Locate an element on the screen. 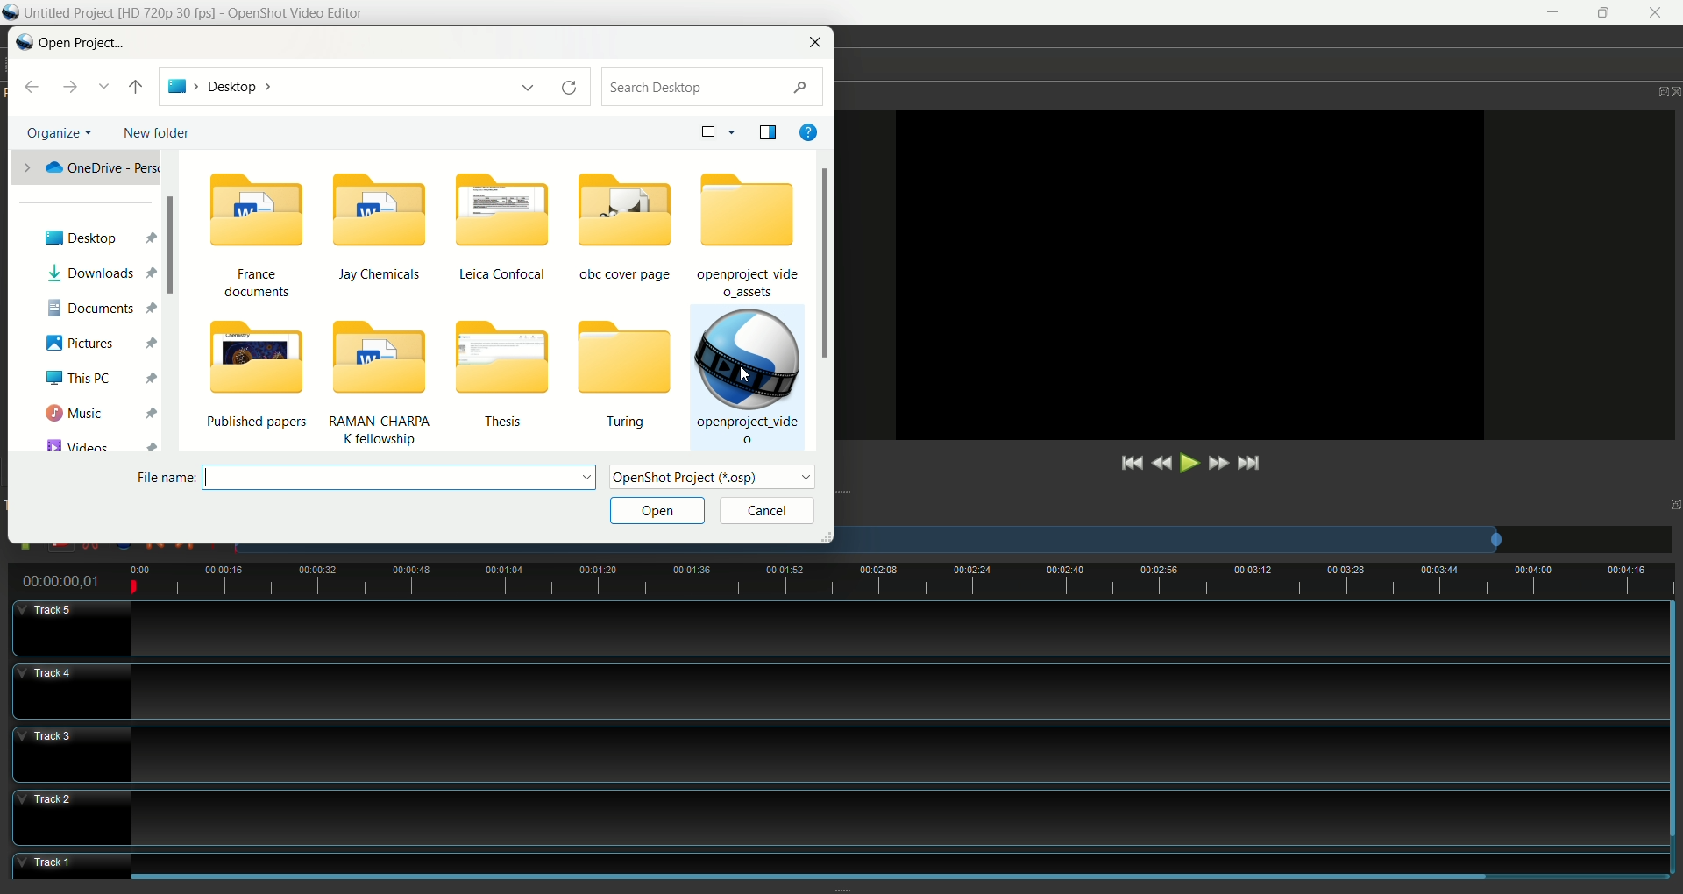 This screenshot has height=894, width=1683. videos is located at coordinates (96, 443).